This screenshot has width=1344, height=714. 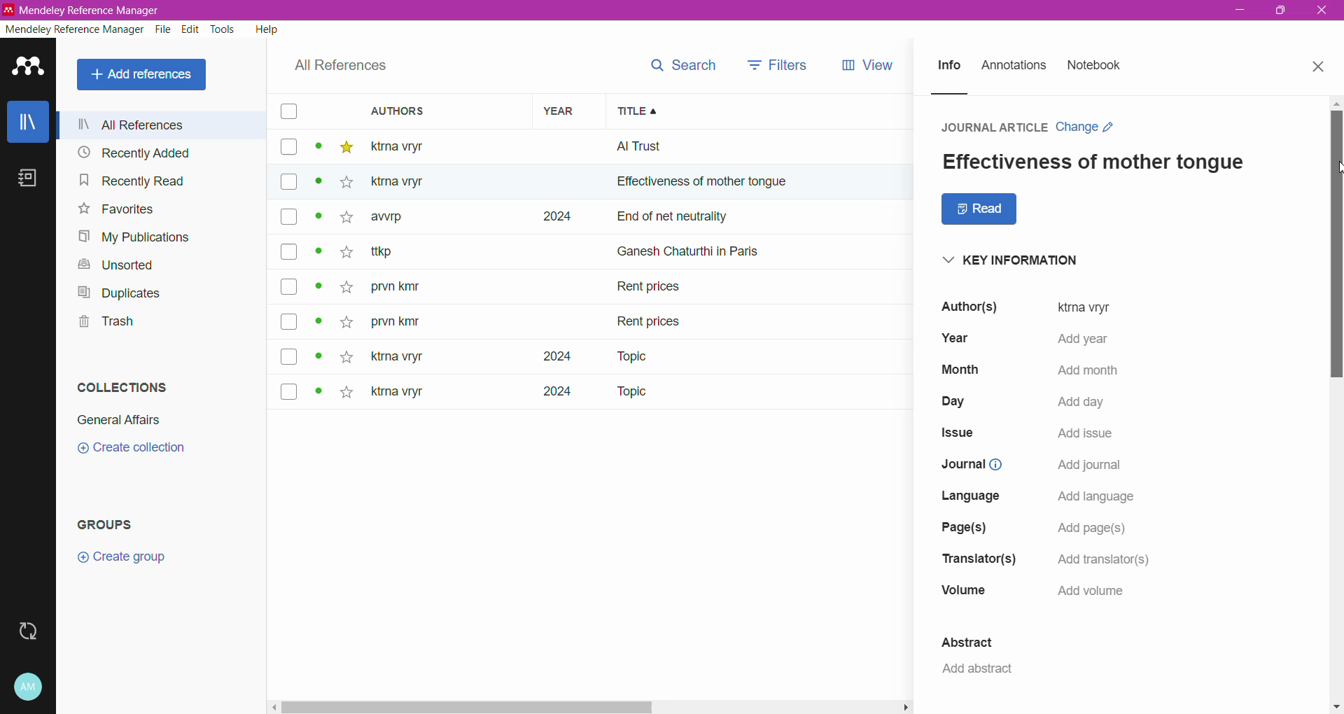 What do you see at coordinates (1091, 592) in the screenshot?
I see `Click to add volume` at bounding box center [1091, 592].